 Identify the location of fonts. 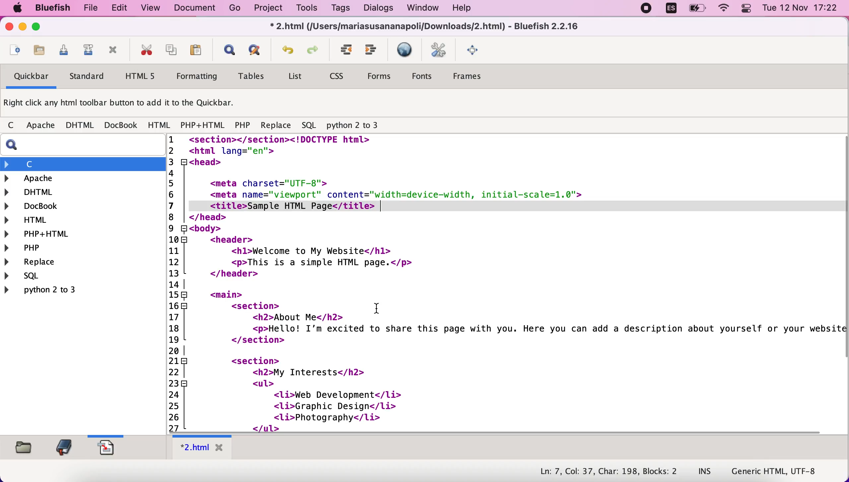
(426, 76).